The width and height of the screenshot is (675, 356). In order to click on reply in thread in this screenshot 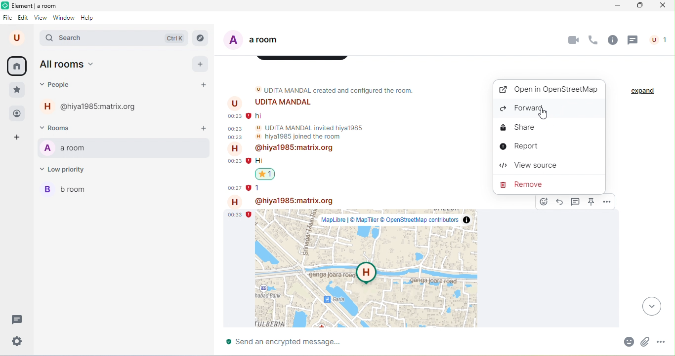, I will do `click(576, 202)`.